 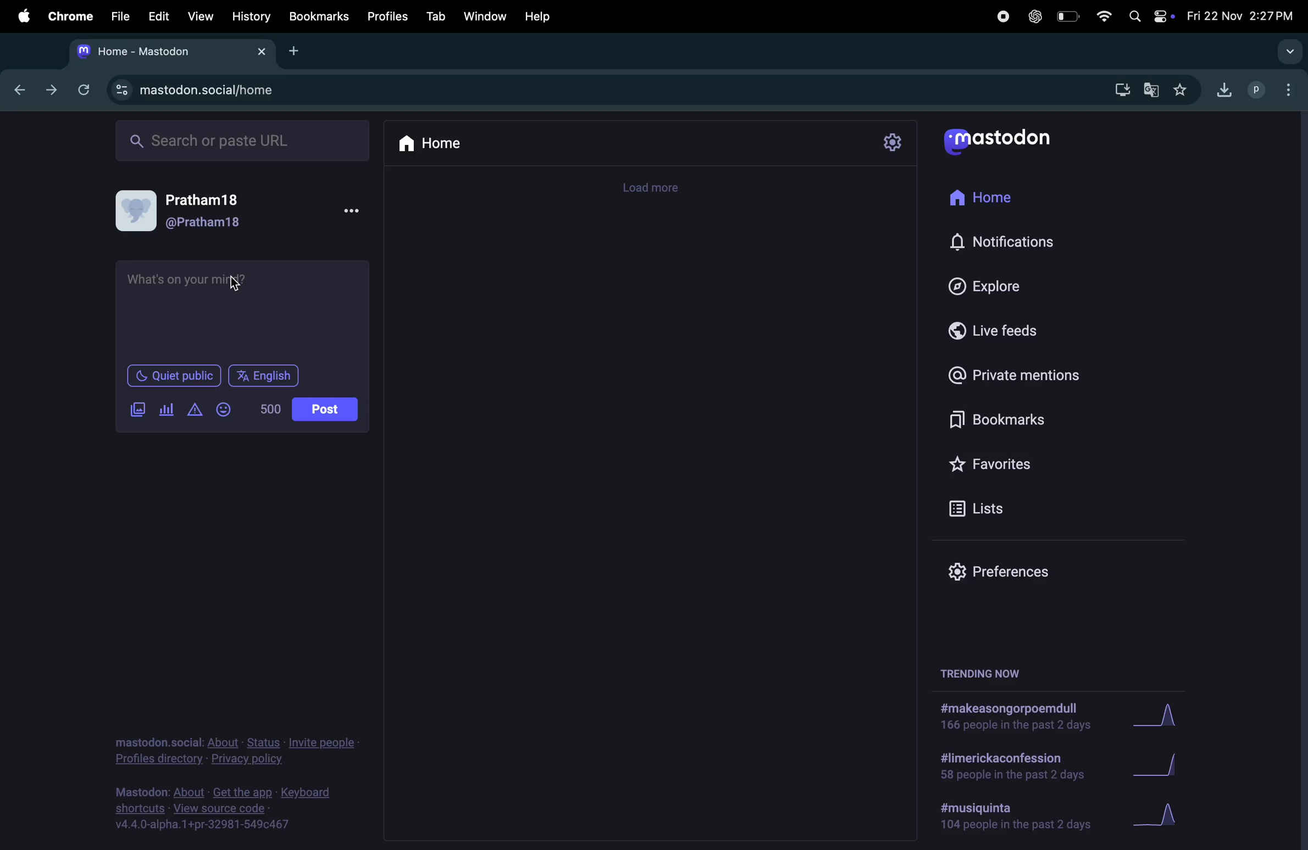 What do you see at coordinates (138, 407) in the screenshot?
I see `image` at bounding box center [138, 407].